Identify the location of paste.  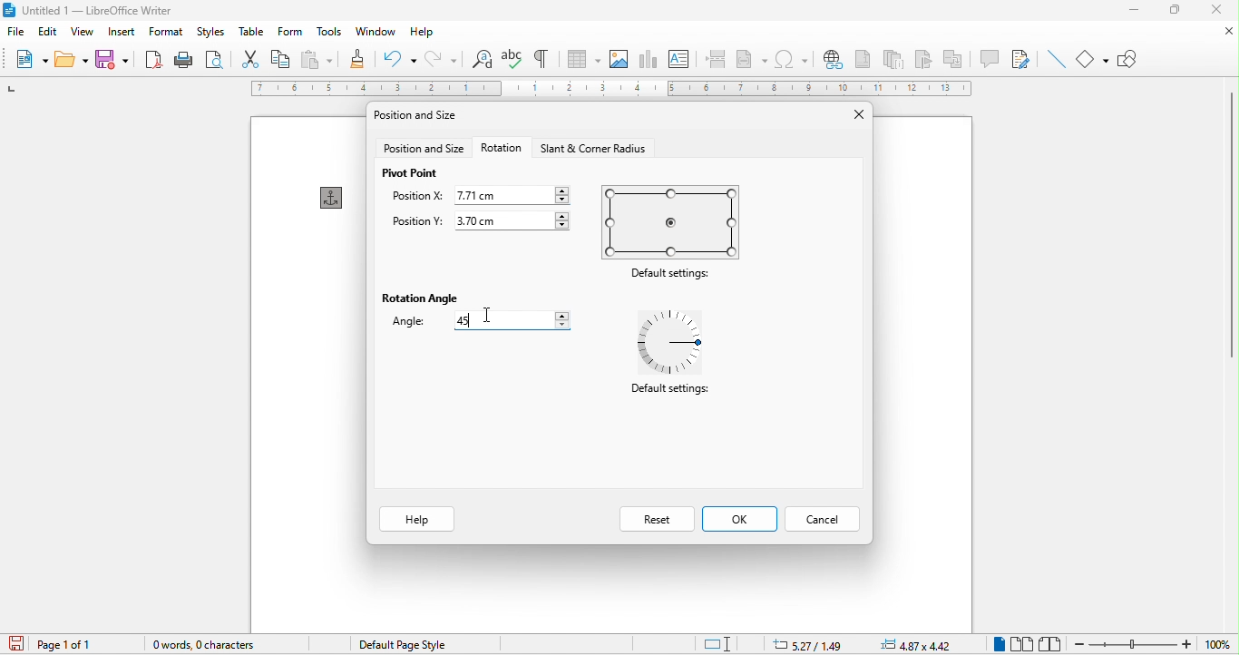
(316, 60).